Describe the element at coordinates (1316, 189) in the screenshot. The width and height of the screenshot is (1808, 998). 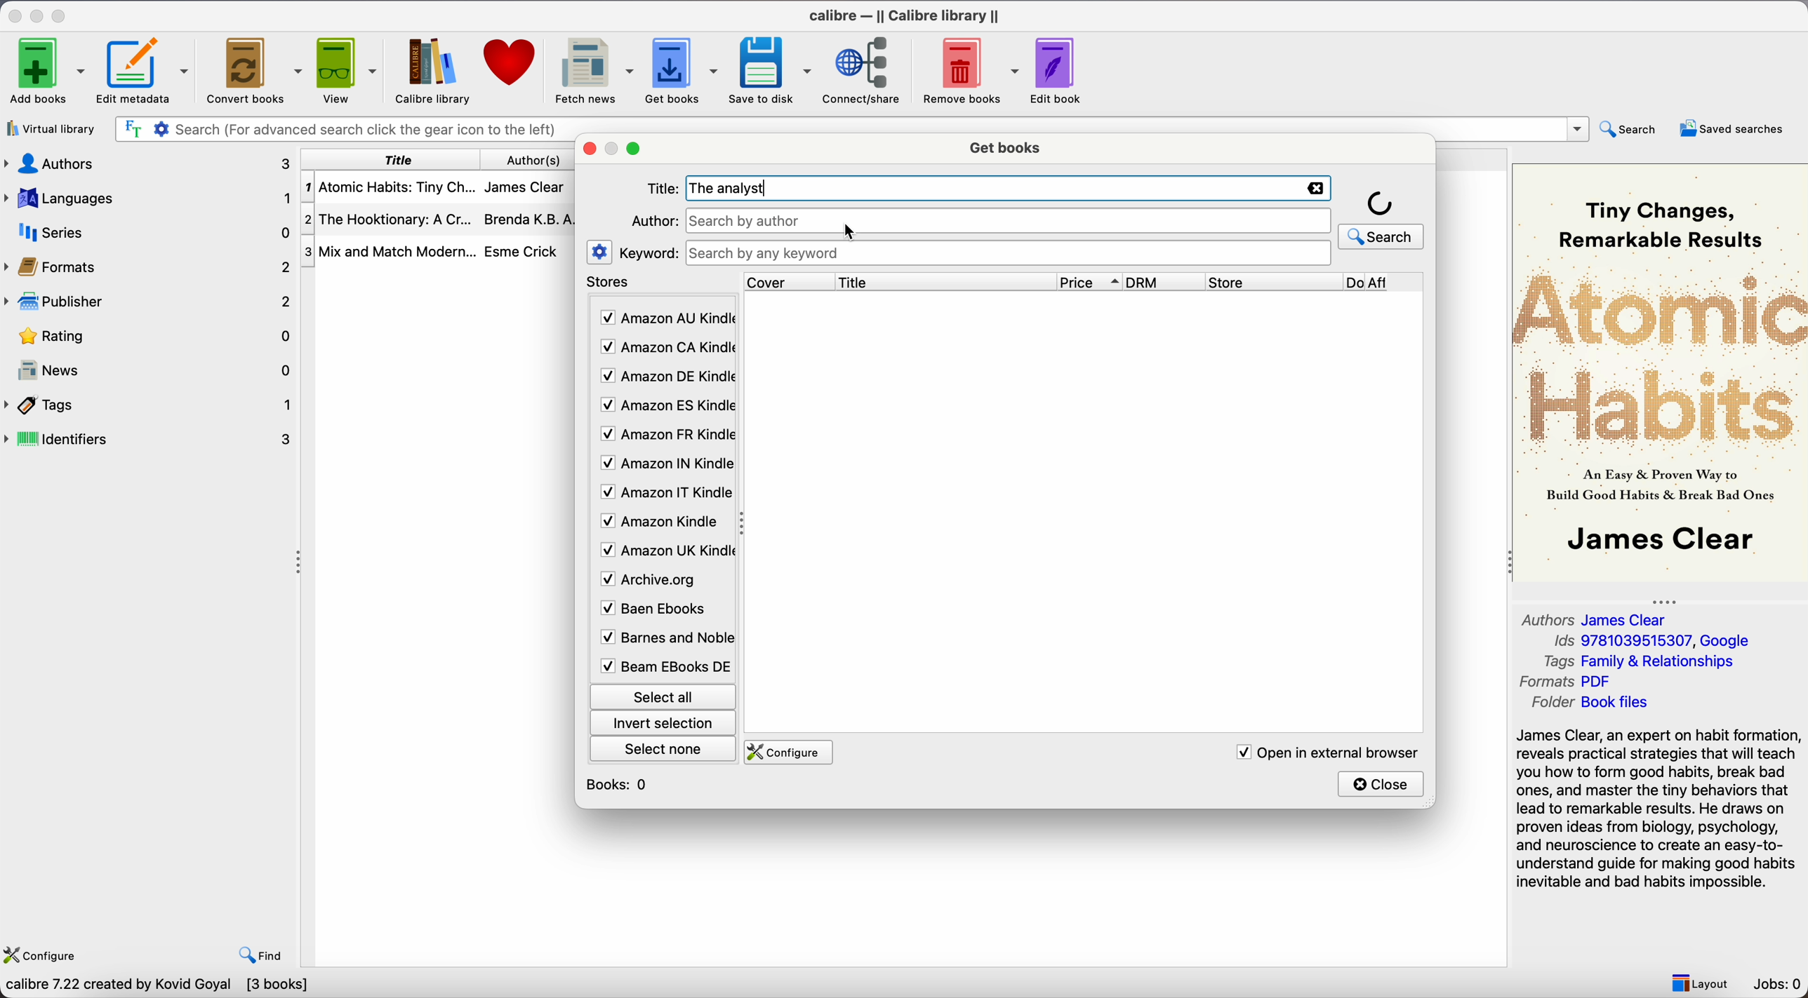
I see `clear` at that location.